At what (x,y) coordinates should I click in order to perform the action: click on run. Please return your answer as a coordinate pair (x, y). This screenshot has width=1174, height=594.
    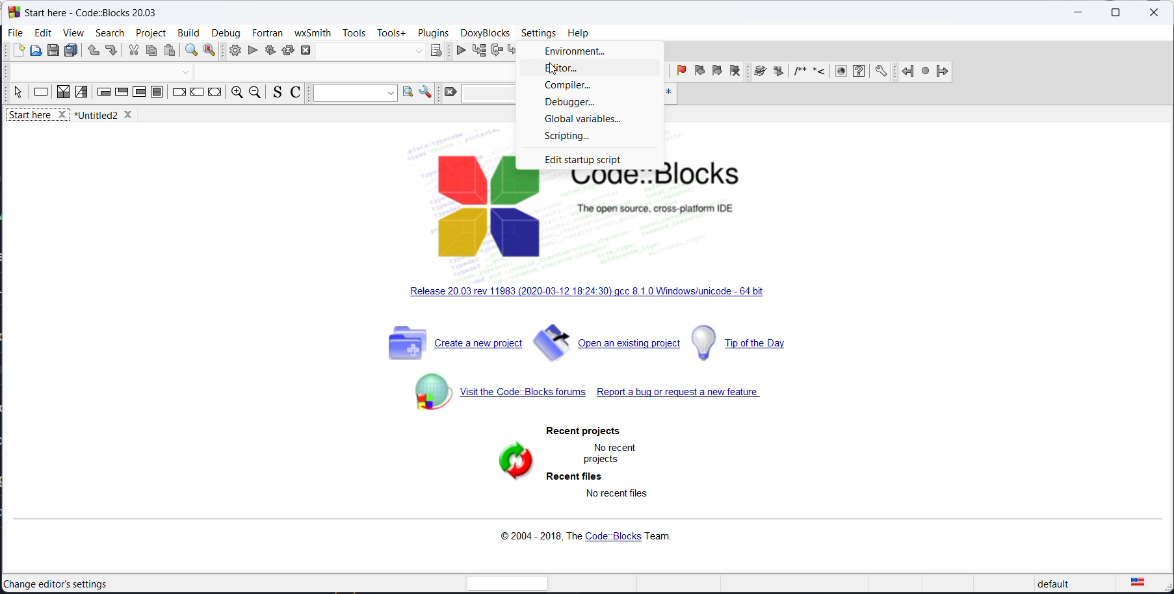
    Looking at the image, I should click on (253, 51).